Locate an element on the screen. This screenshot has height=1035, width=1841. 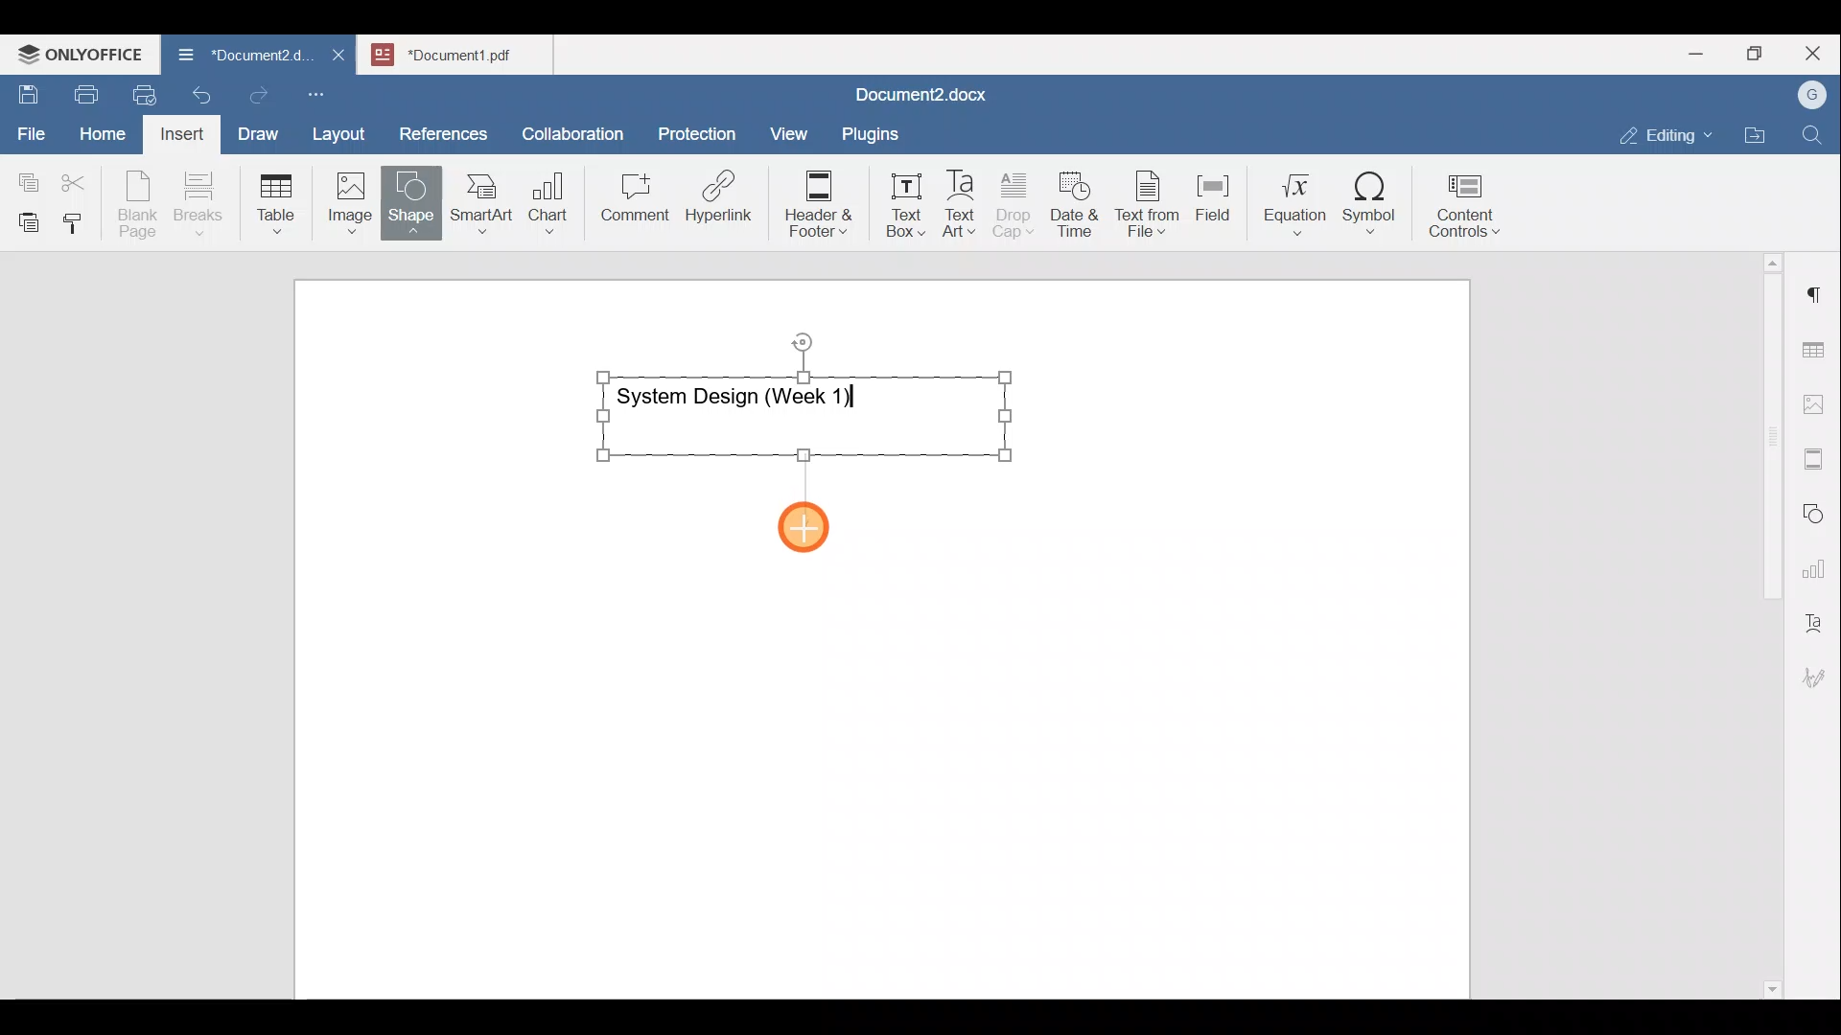
Editing mode is located at coordinates (1666, 131).